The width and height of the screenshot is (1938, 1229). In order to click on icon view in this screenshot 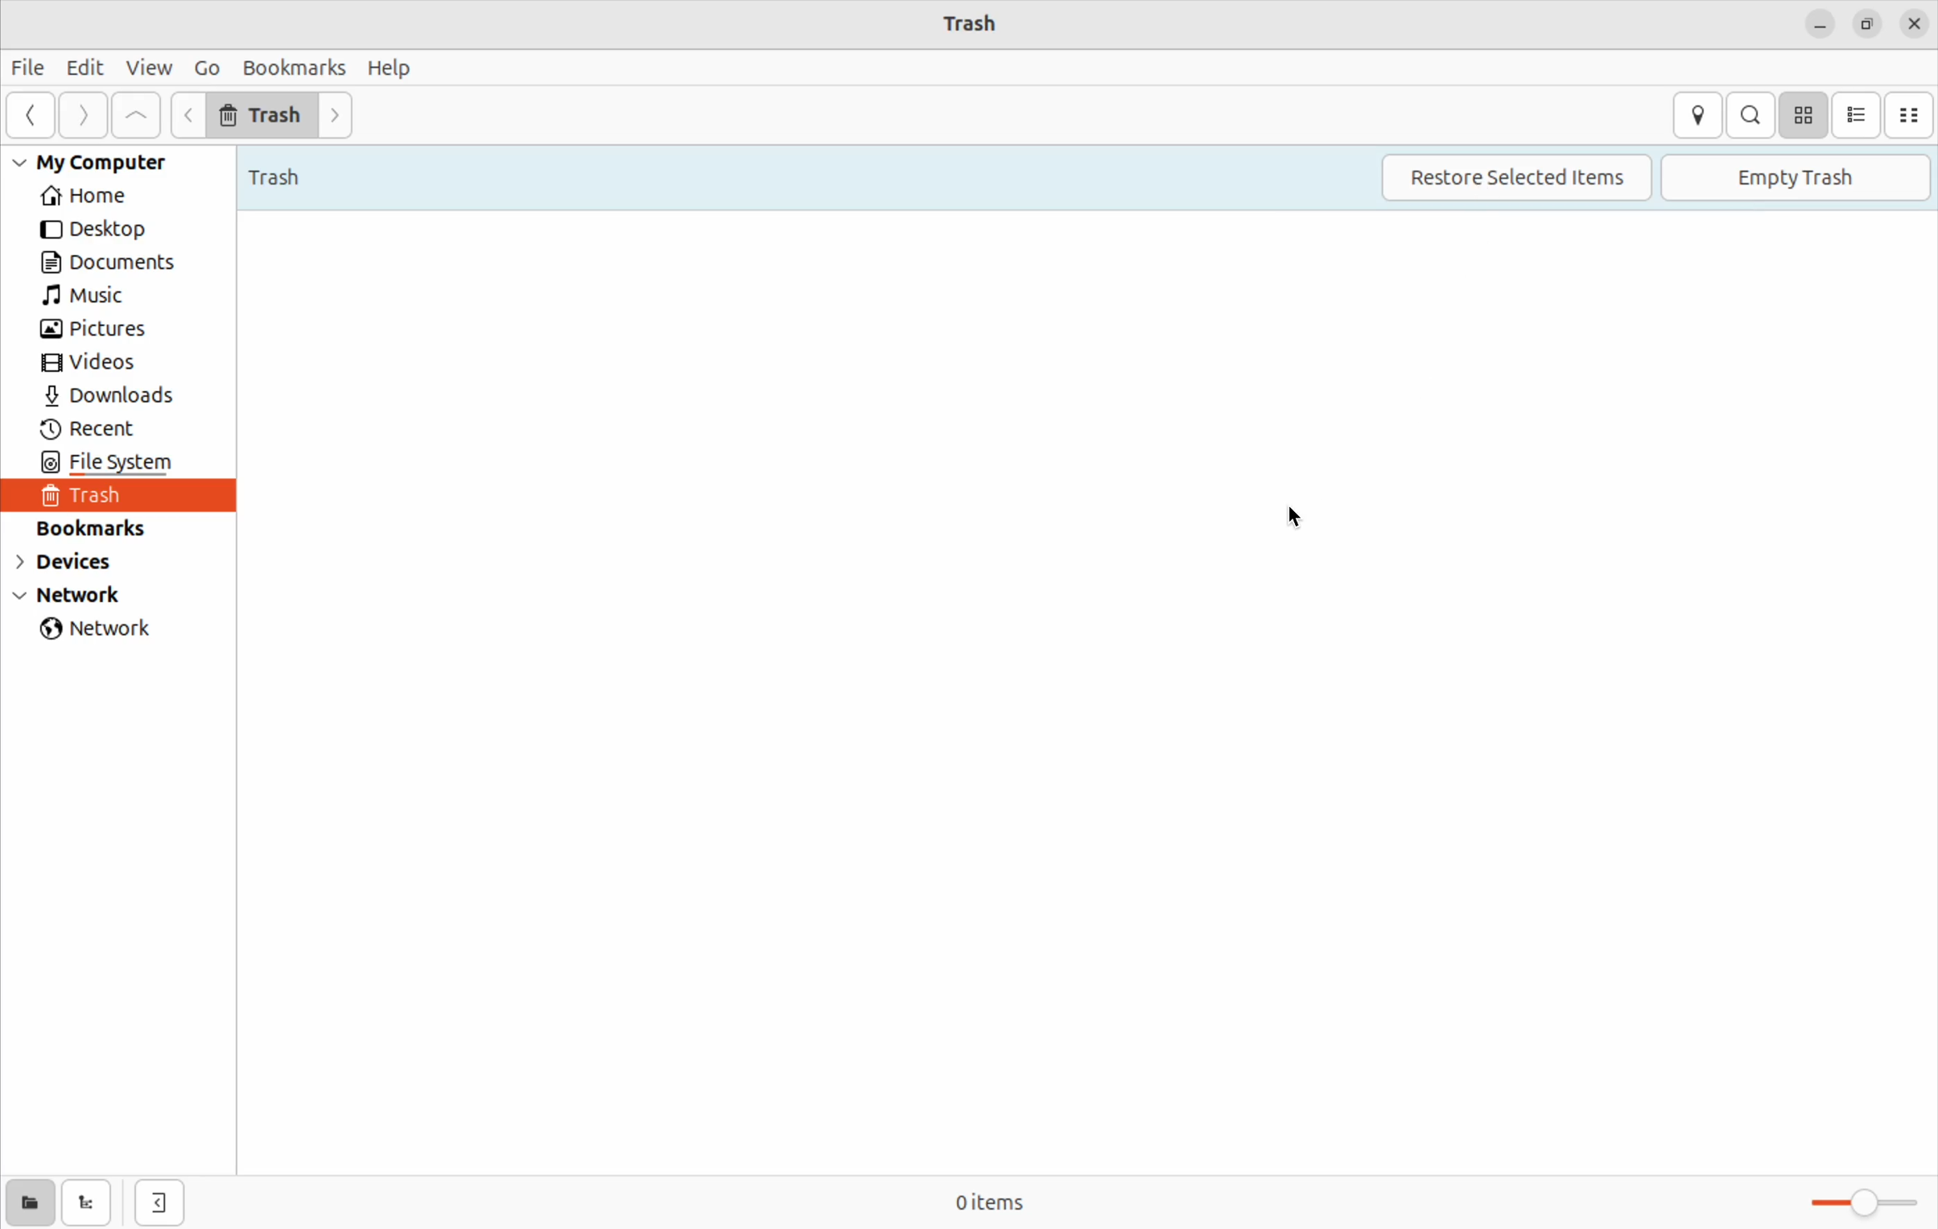, I will do `click(1803, 115)`.